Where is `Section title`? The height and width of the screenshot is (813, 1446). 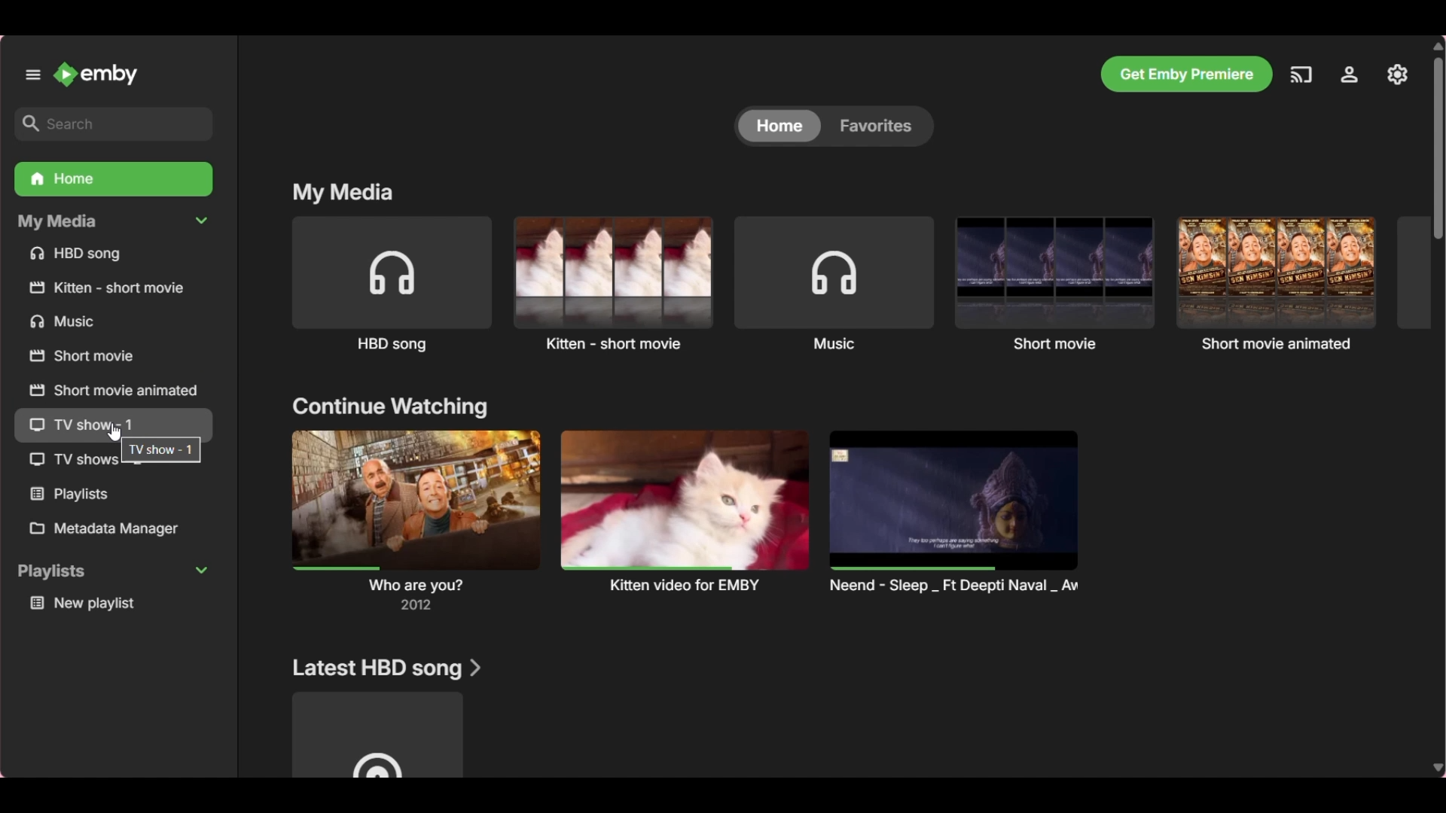 Section title is located at coordinates (392, 406).